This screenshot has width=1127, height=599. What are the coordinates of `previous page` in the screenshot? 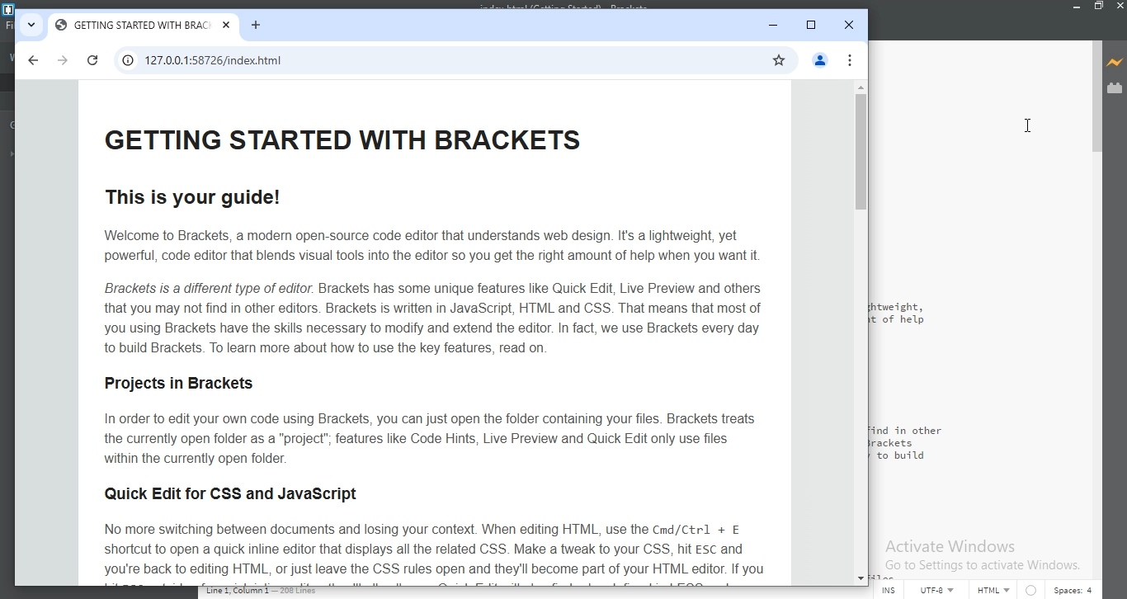 It's located at (34, 61).